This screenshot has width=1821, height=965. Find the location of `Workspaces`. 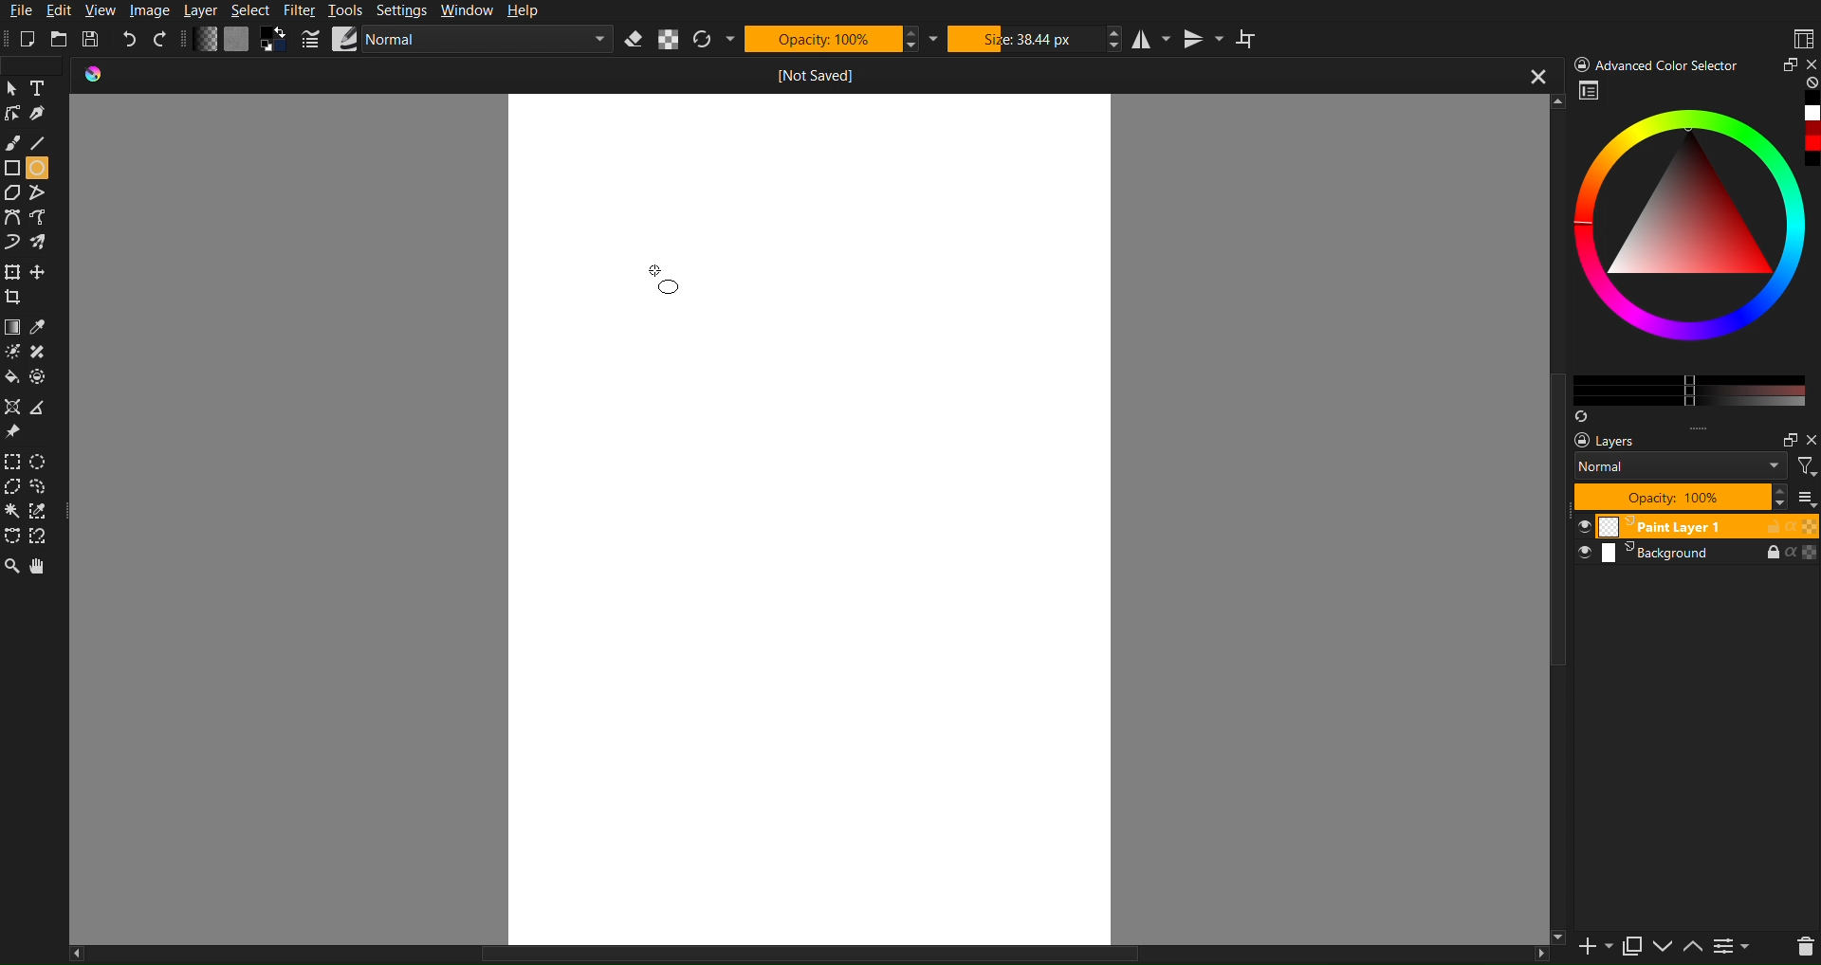

Workspaces is located at coordinates (1802, 37).